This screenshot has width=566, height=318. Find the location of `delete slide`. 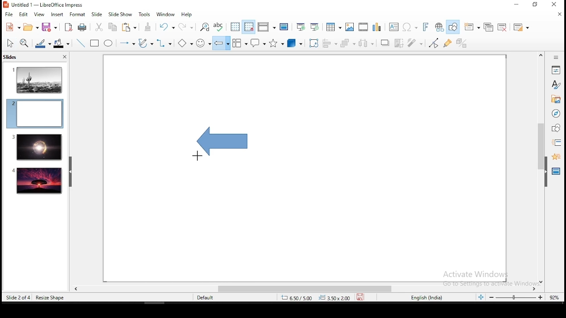

delete slide is located at coordinates (503, 27).